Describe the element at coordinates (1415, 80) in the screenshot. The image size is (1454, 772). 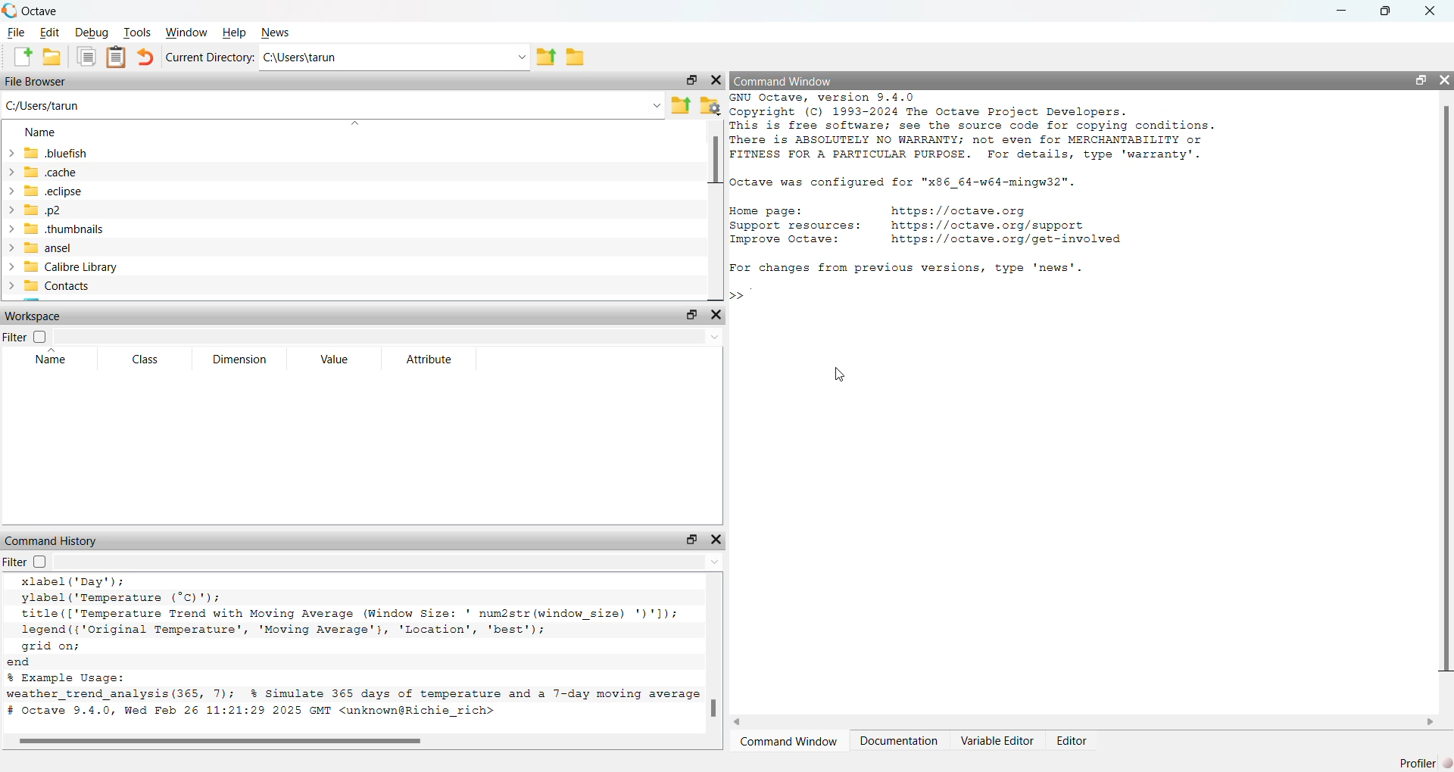
I see `maximise` at that location.